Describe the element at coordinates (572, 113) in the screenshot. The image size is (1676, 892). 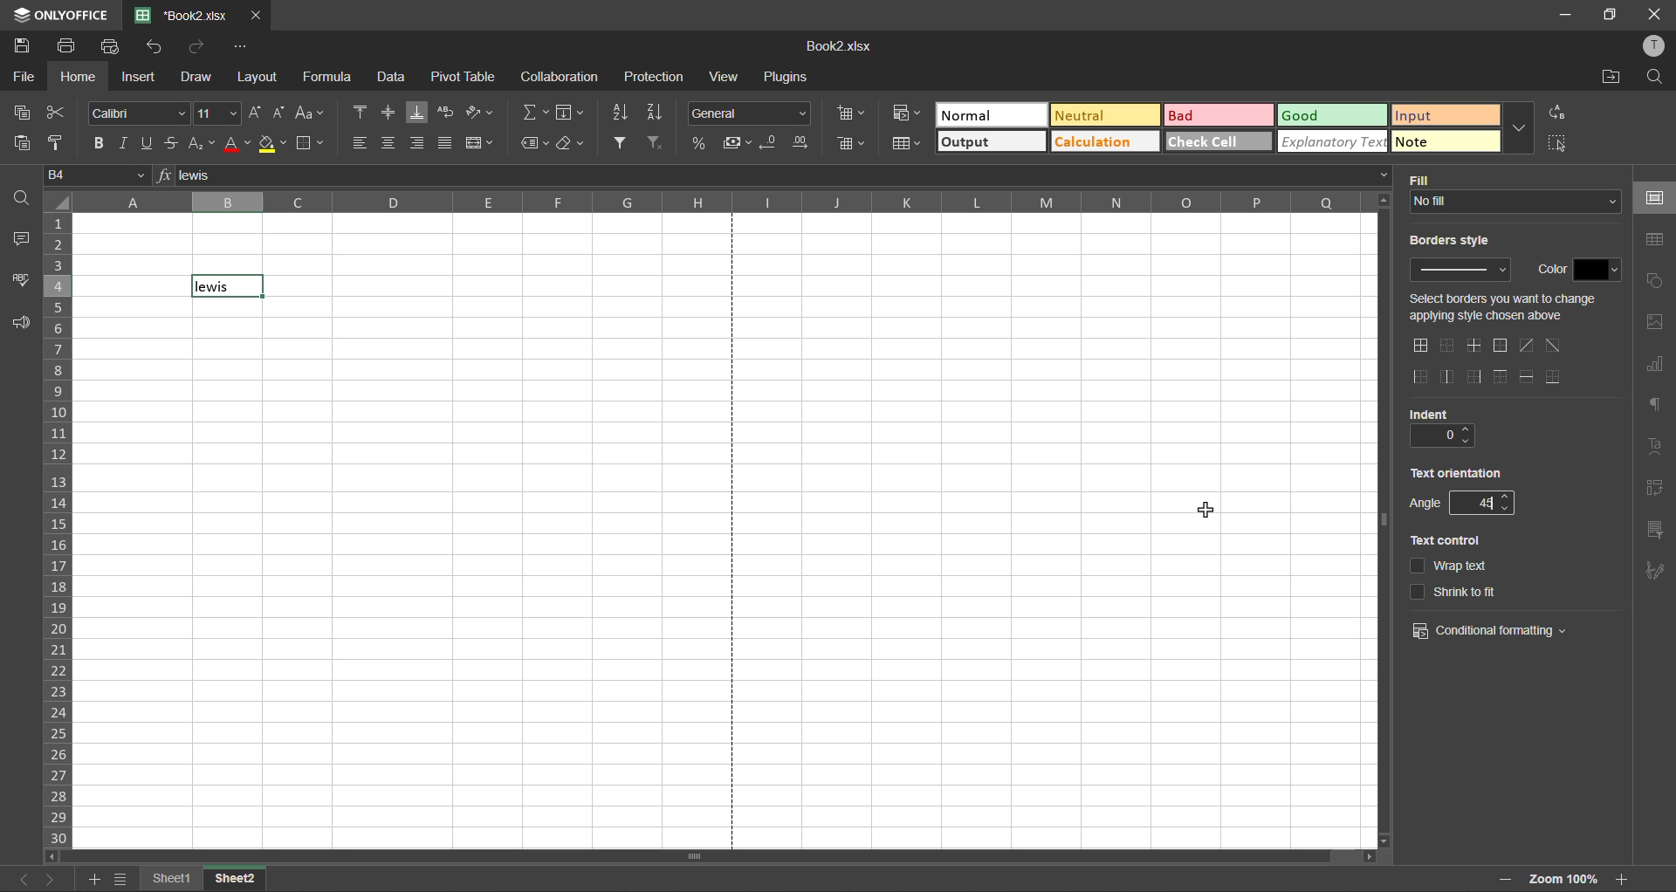
I see `fields` at that location.